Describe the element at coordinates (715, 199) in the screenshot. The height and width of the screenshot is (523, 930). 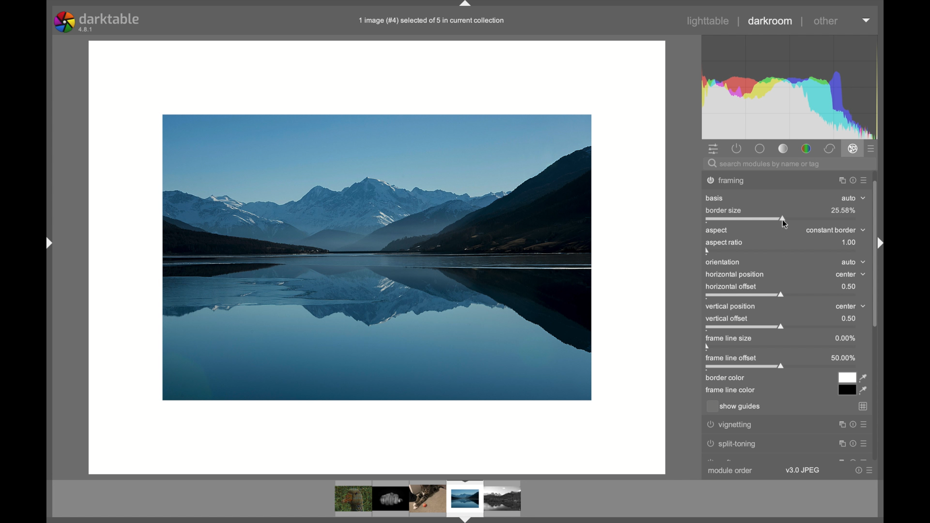
I see `basis` at that location.